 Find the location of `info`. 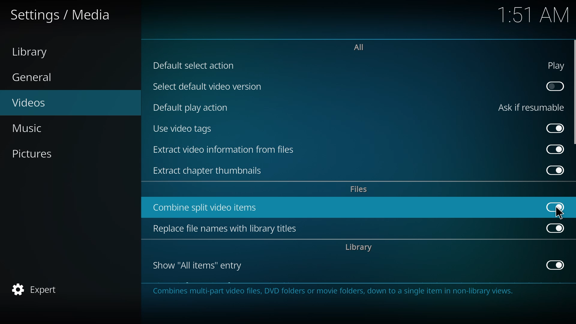

info is located at coordinates (337, 292).